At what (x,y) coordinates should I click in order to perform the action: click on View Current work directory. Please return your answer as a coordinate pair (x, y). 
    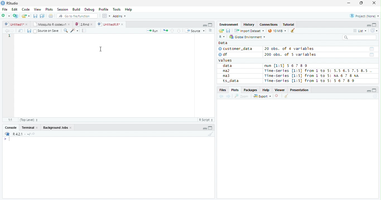
    Looking at the image, I should click on (34, 134).